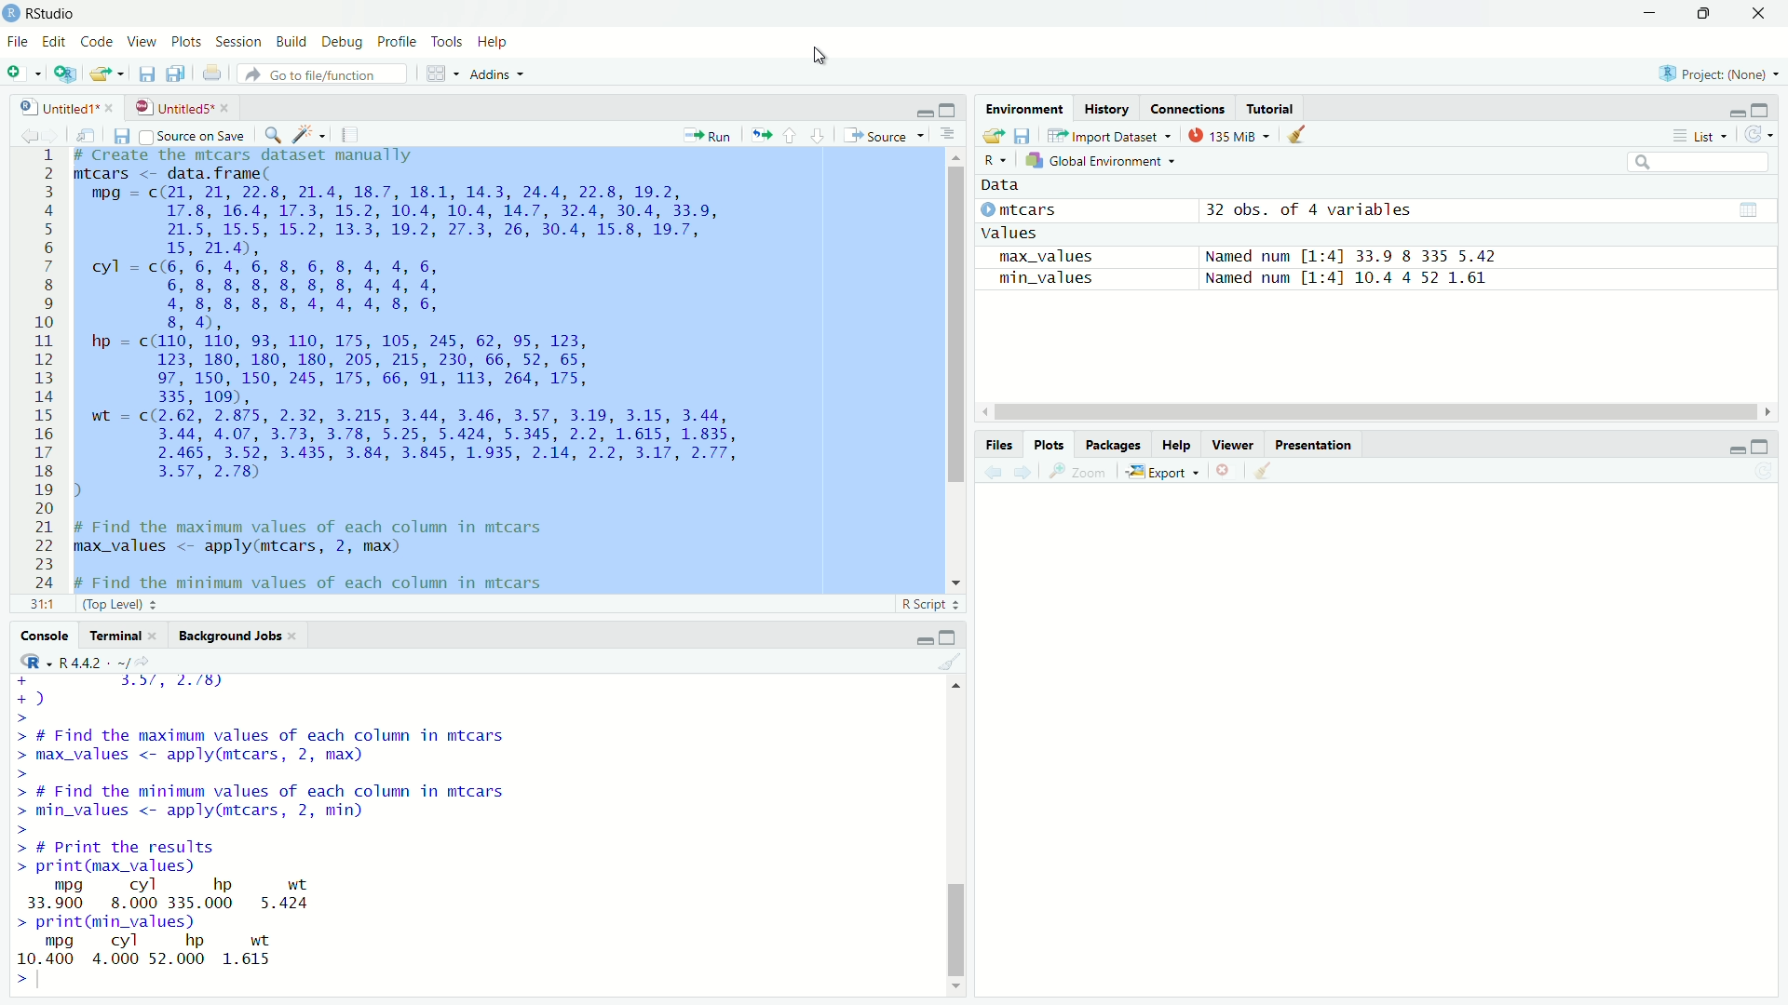 This screenshot has width=1788, height=1005. Describe the element at coordinates (492, 74) in the screenshot. I see `+ Addins +` at that location.